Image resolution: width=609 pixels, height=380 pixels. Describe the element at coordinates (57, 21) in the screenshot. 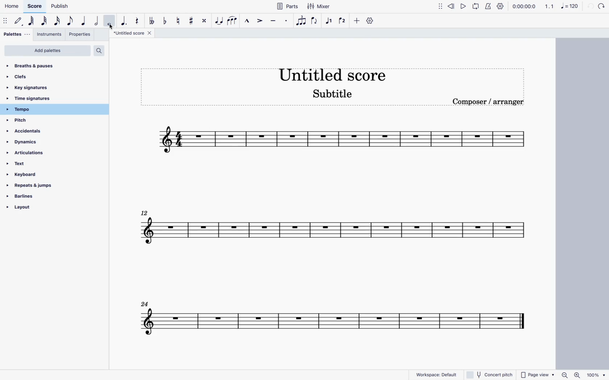

I see `16th note` at that location.